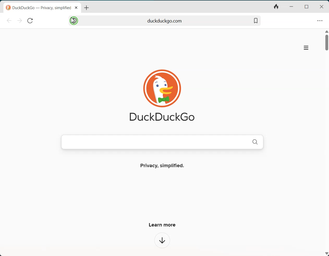 The height and width of the screenshot is (256, 329). Describe the element at coordinates (10, 21) in the screenshot. I see `Back` at that location.